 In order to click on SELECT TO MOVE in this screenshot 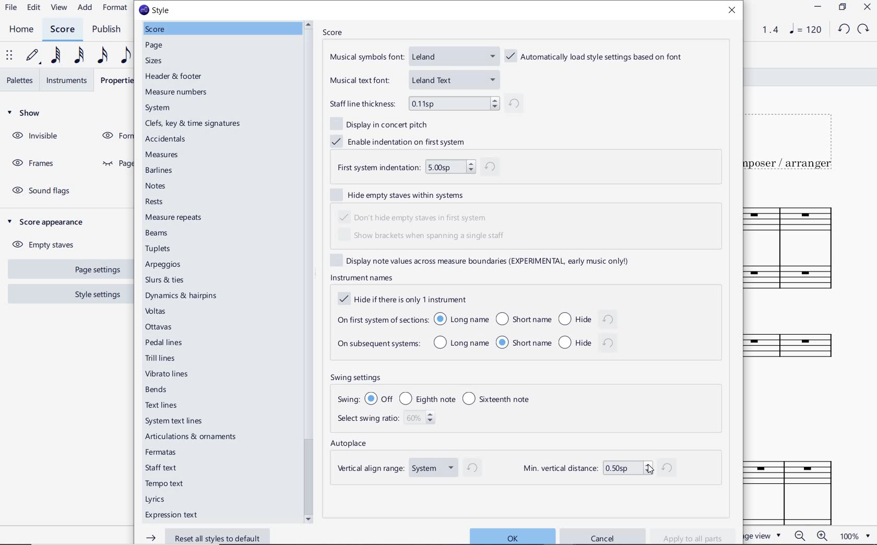, I will do `click(11, 55)`.